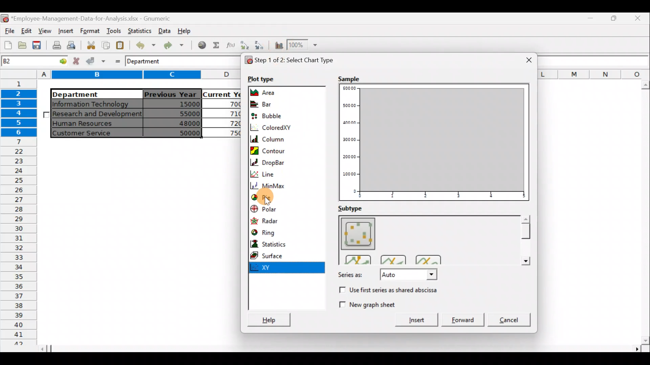 Image resolution: width=650 pixels, height=365 pixels. What do you see at coordinates (105, 45) in the screenshot?
I see `Copy the selection` at bounding box center [105, 45].